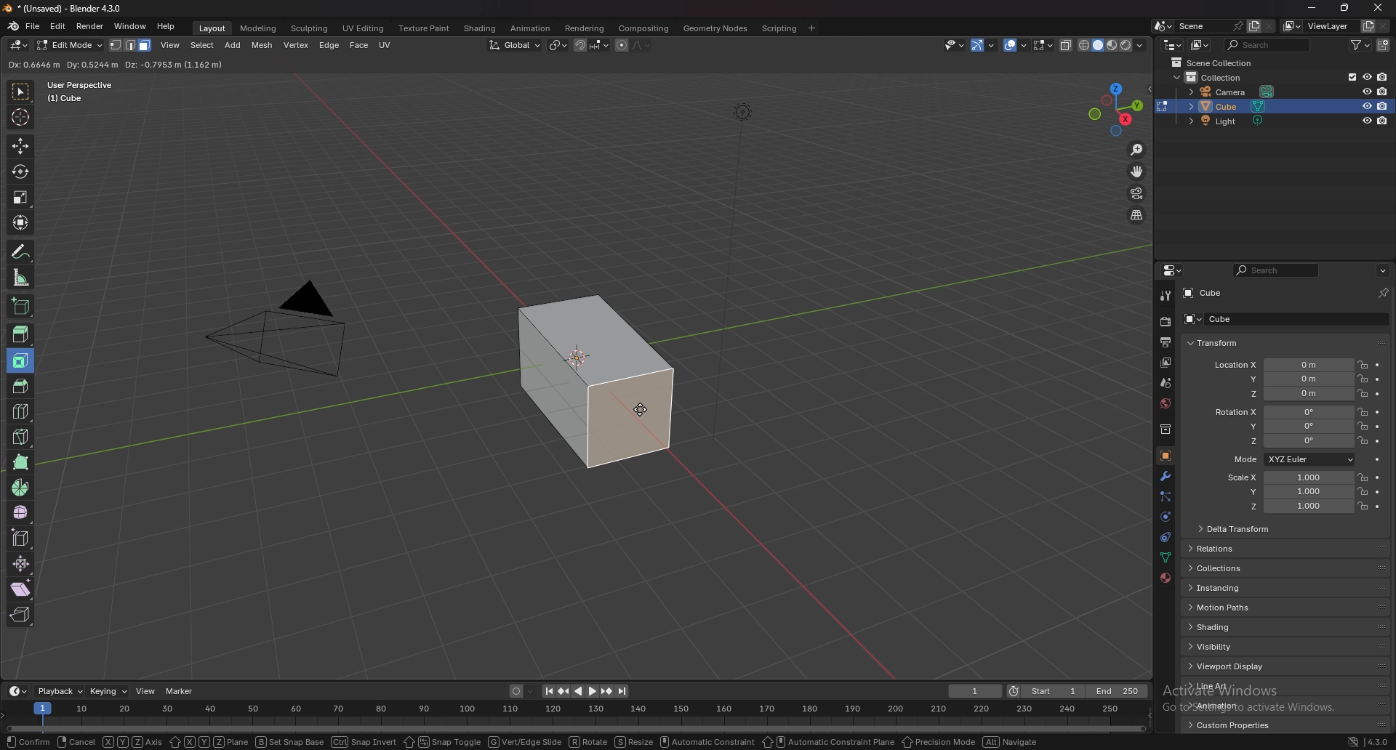  What do you see at coordinates (623, 691) in the screenshot?
I see `jump to endpoint` at bounding box center [623, 691].